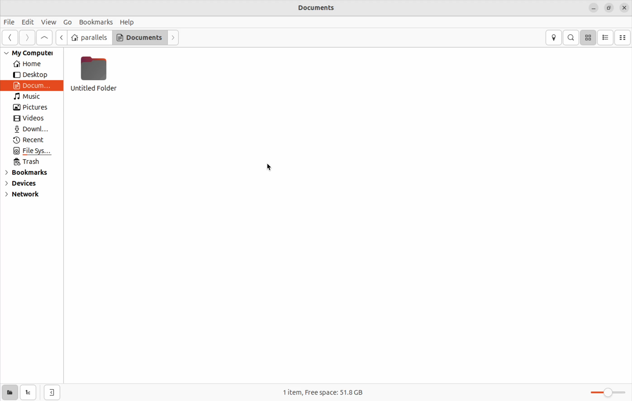  I want to click on View, so click(49, 21).